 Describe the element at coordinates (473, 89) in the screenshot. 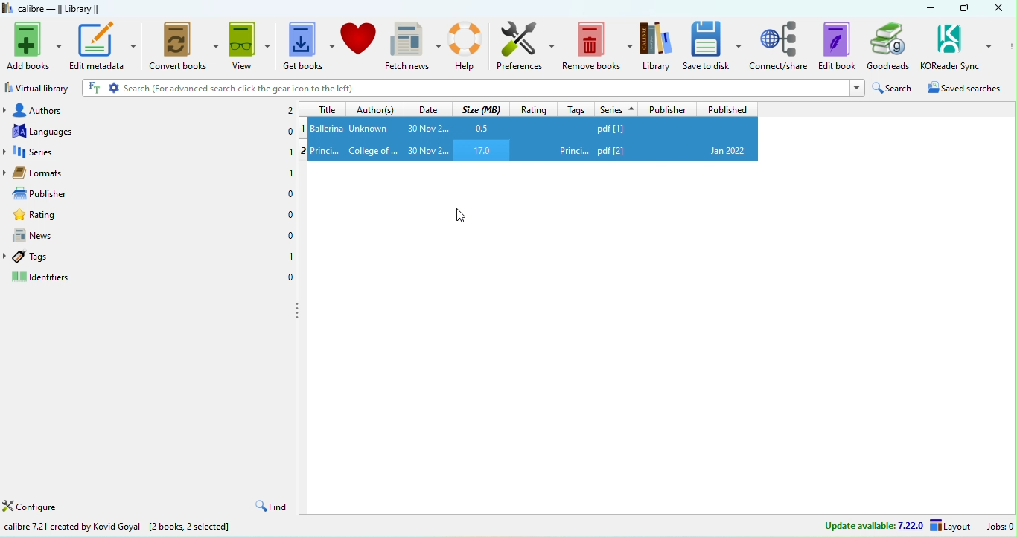

I see `search (for advanced search click the gear icon to the left)` at that location.